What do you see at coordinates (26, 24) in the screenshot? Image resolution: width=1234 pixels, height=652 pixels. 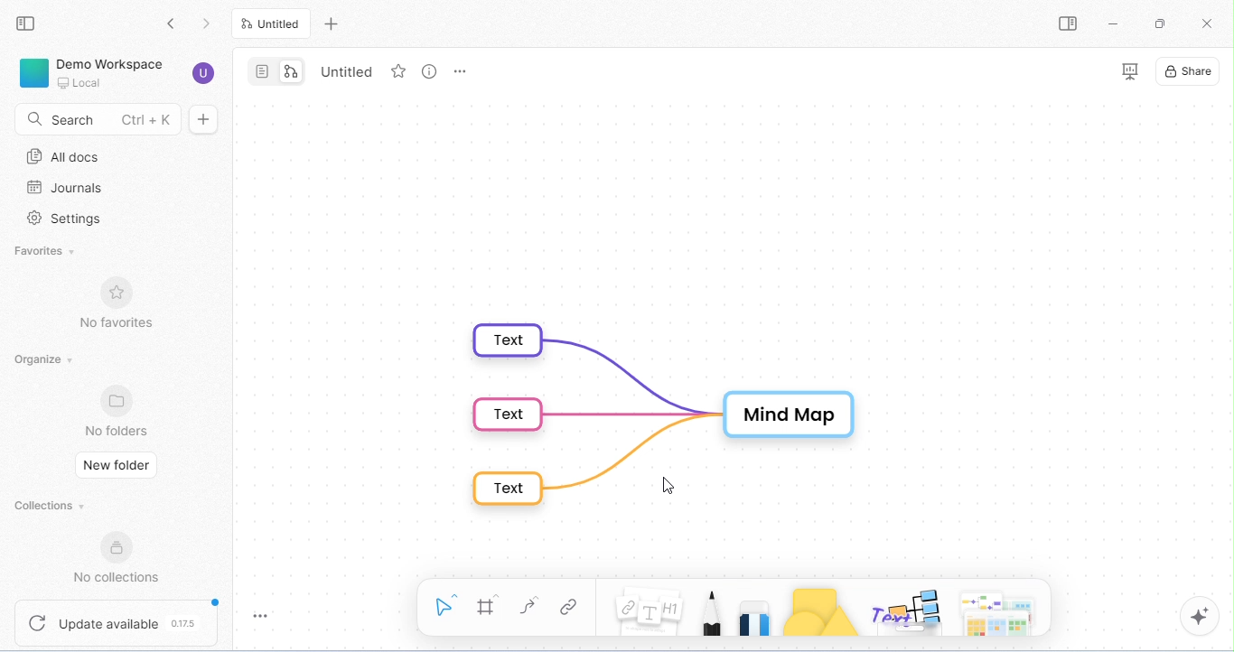 I see `close sidebar` at bounding box center [26, 24].